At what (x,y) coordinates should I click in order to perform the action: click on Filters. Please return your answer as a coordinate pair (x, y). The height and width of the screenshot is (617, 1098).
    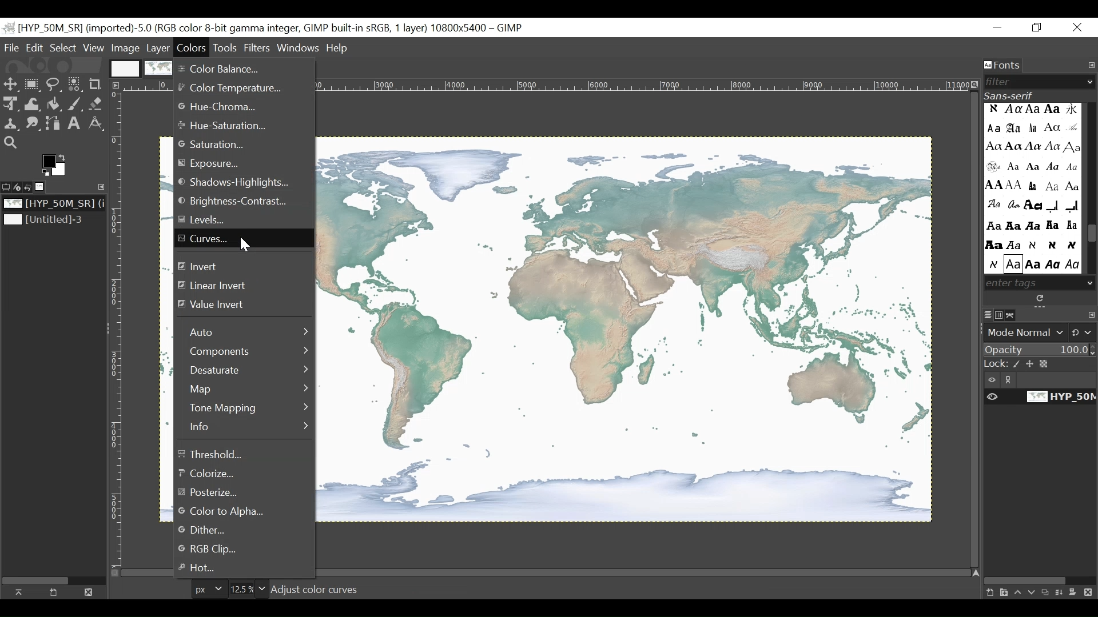
    Looking at the image, I should click on (258, 47).